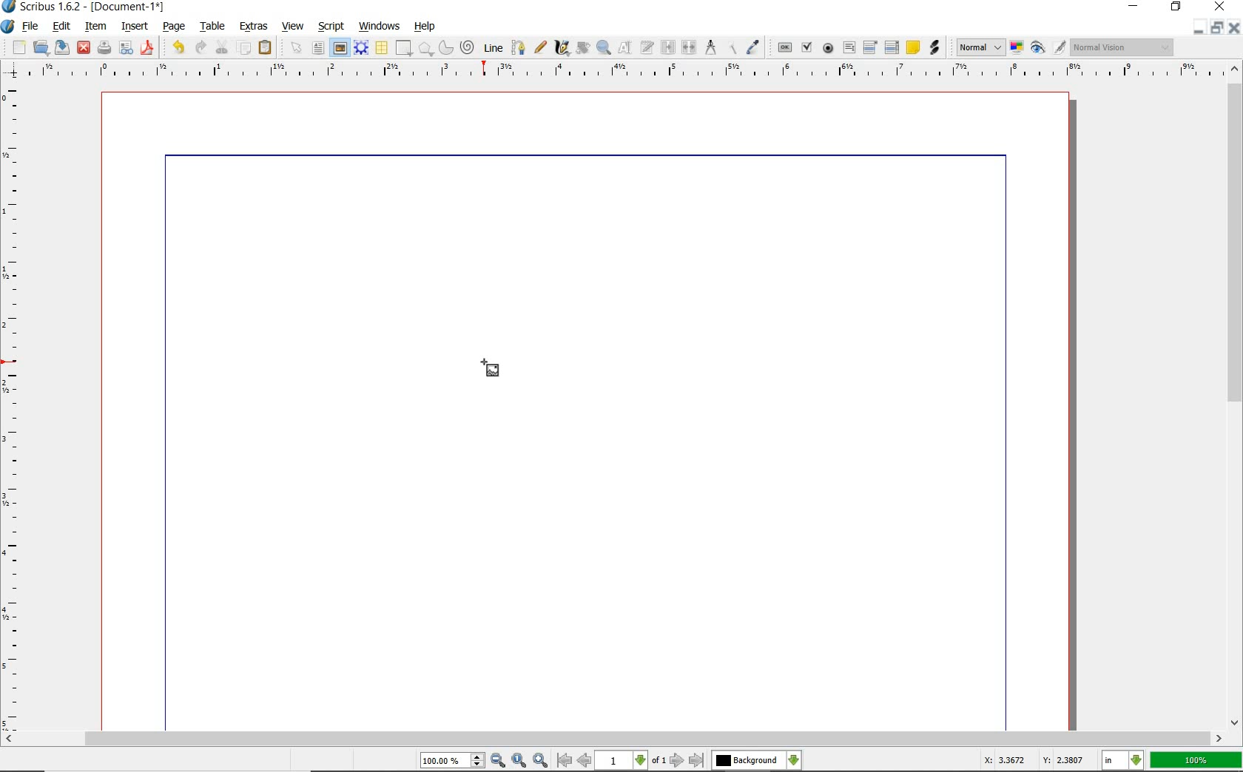  What do you see at coordinates (424, 27) in the screenshot?
I see `help` at bounding box center [424, 27].